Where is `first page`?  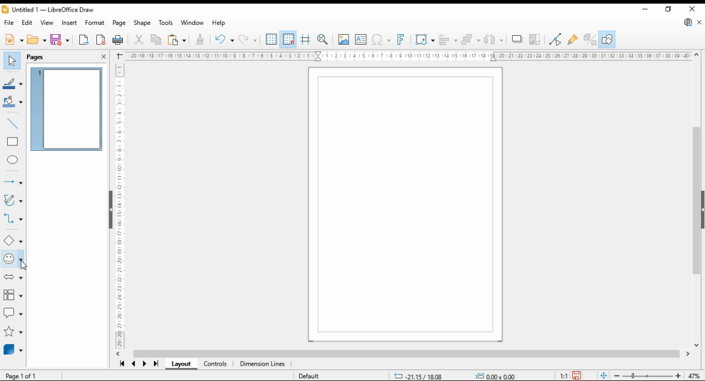
first page is located at coordinates (122, 364).